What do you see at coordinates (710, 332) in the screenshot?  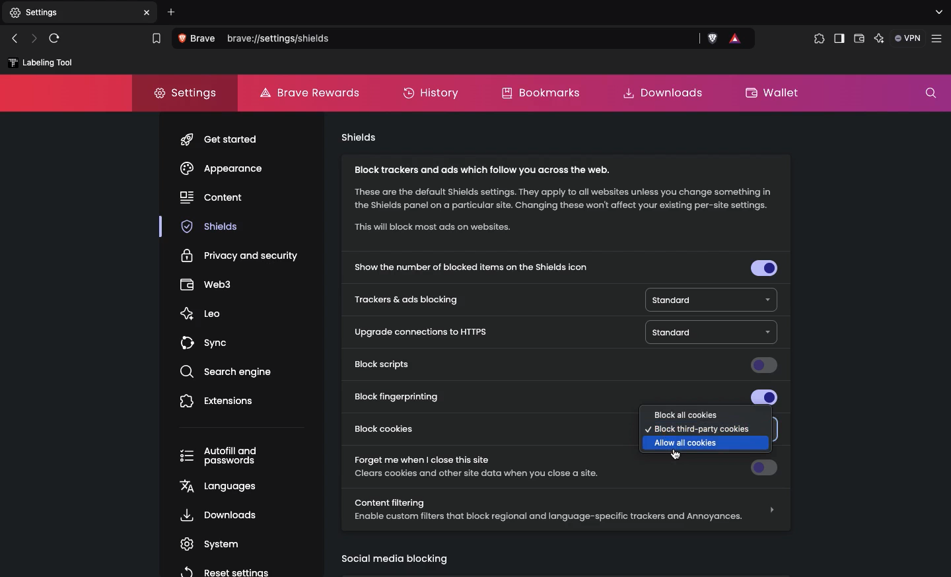 I see `Standard` at bounding box center [710, 332].